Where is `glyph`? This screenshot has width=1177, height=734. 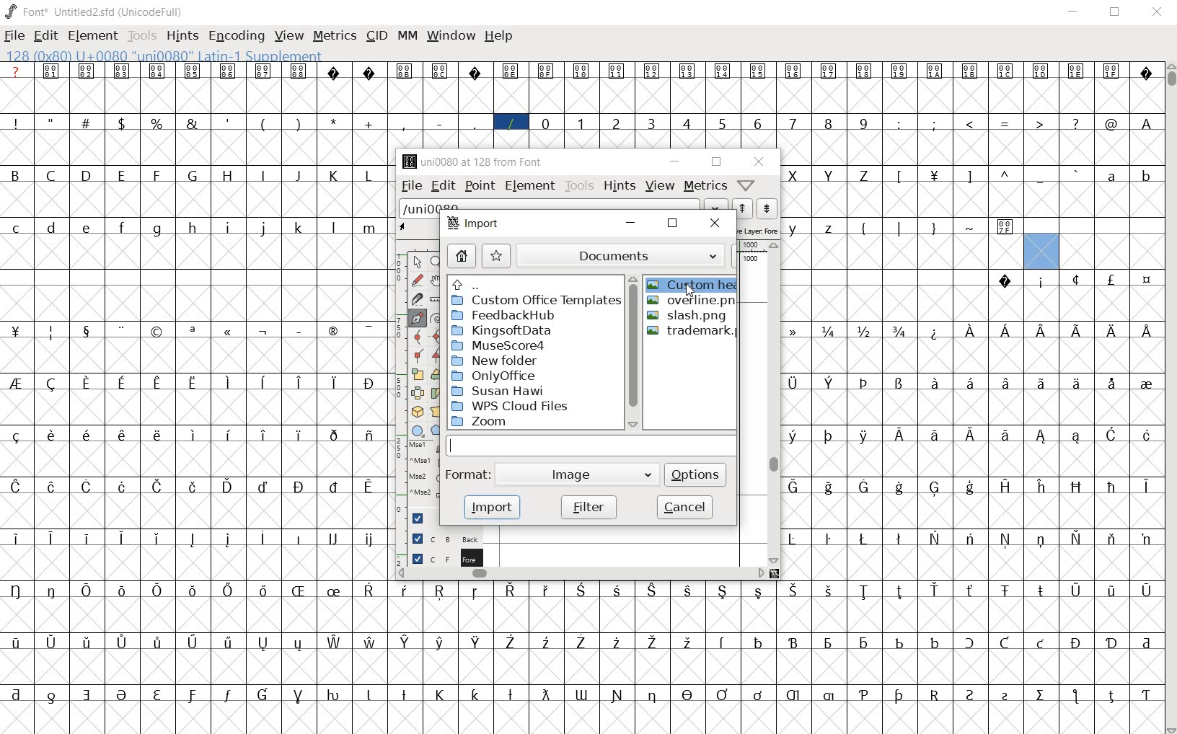 glyph is located at coordinates (369, 590).